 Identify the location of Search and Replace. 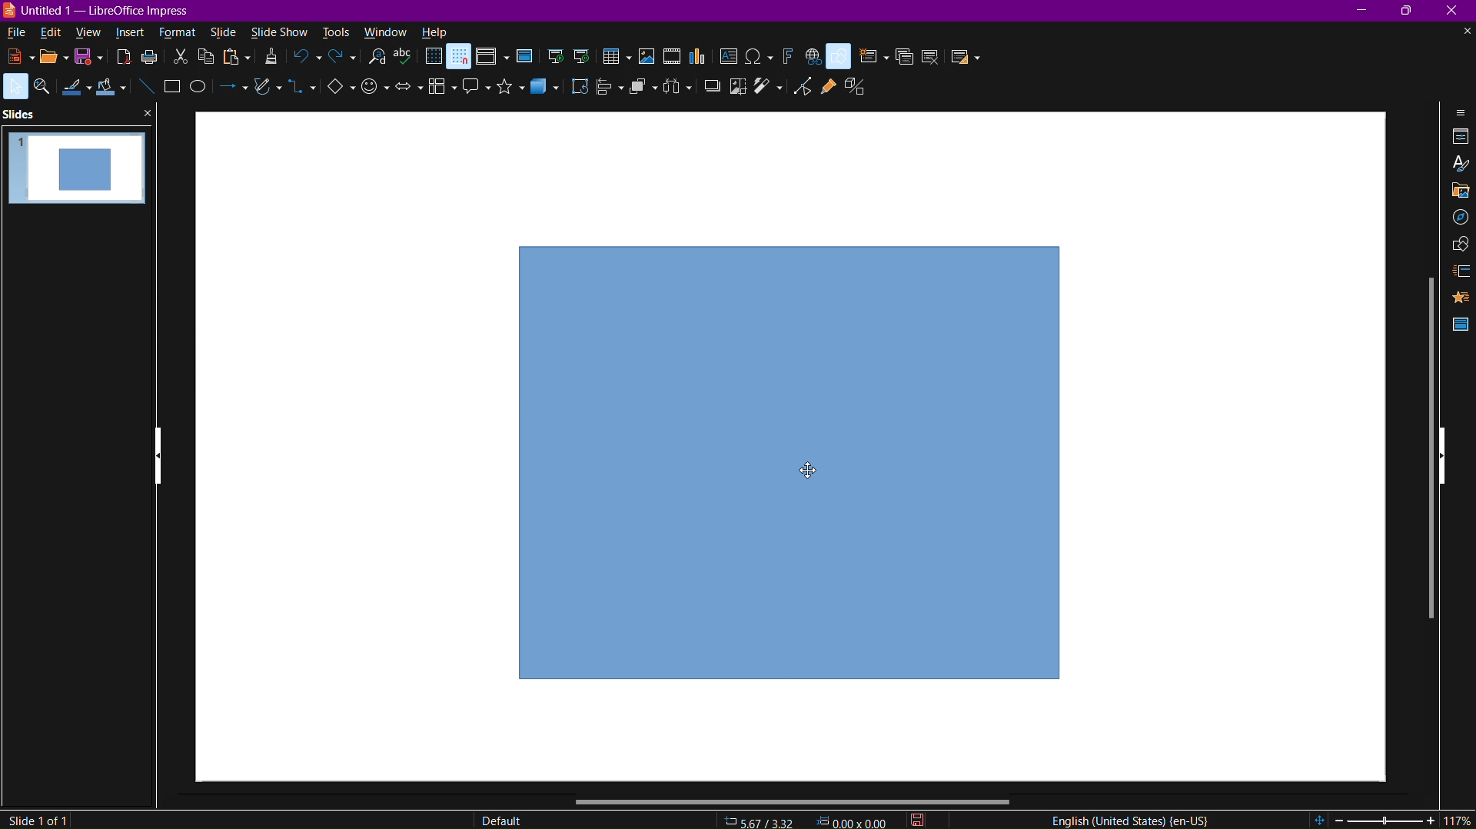
(379, 61).